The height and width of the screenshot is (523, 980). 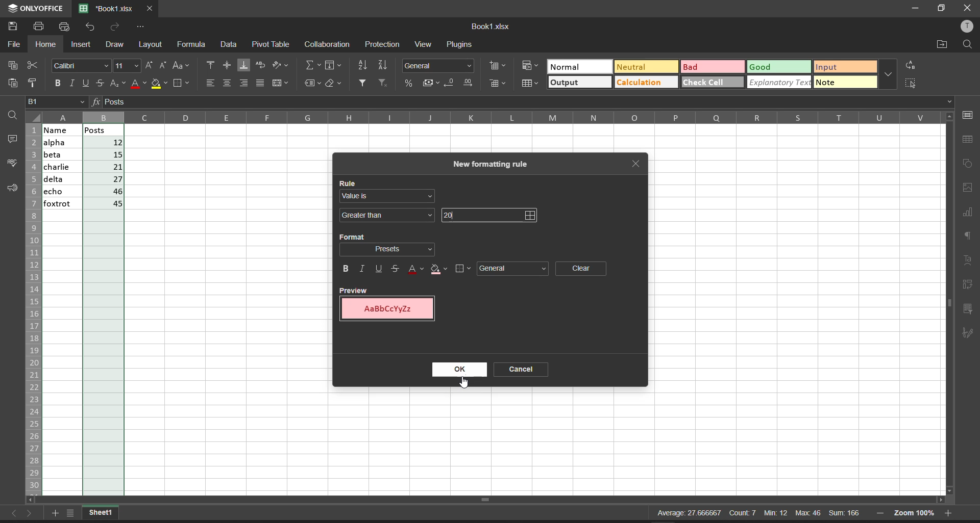 What do you see at coordinates (64, 27) in the screenshot?
I see `quick print` at bounding box center [64, 27].